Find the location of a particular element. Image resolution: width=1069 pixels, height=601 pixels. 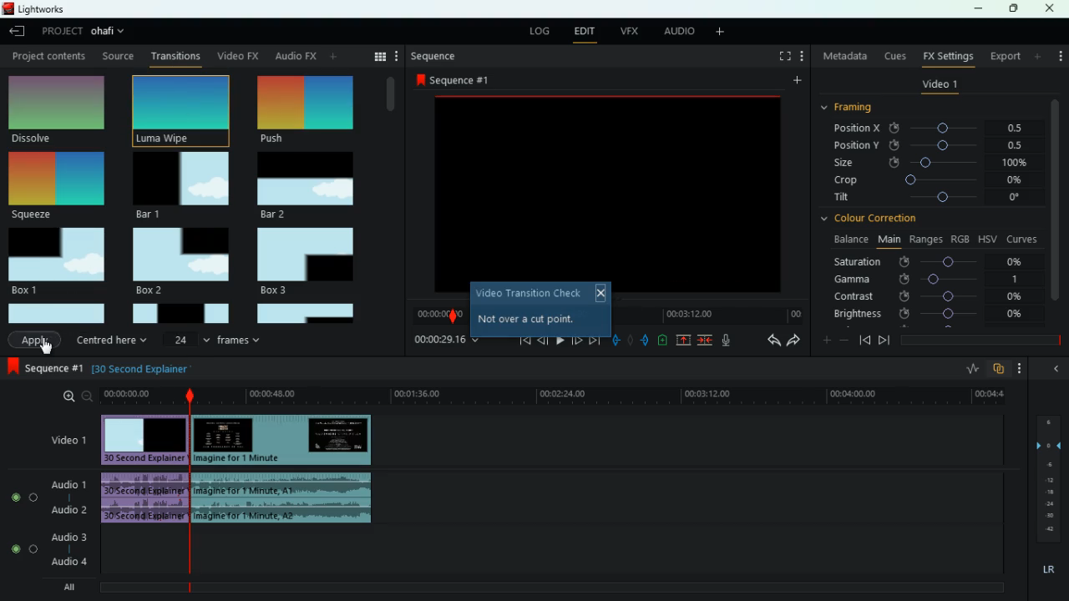

beggining is located at coordinates (520, 341).